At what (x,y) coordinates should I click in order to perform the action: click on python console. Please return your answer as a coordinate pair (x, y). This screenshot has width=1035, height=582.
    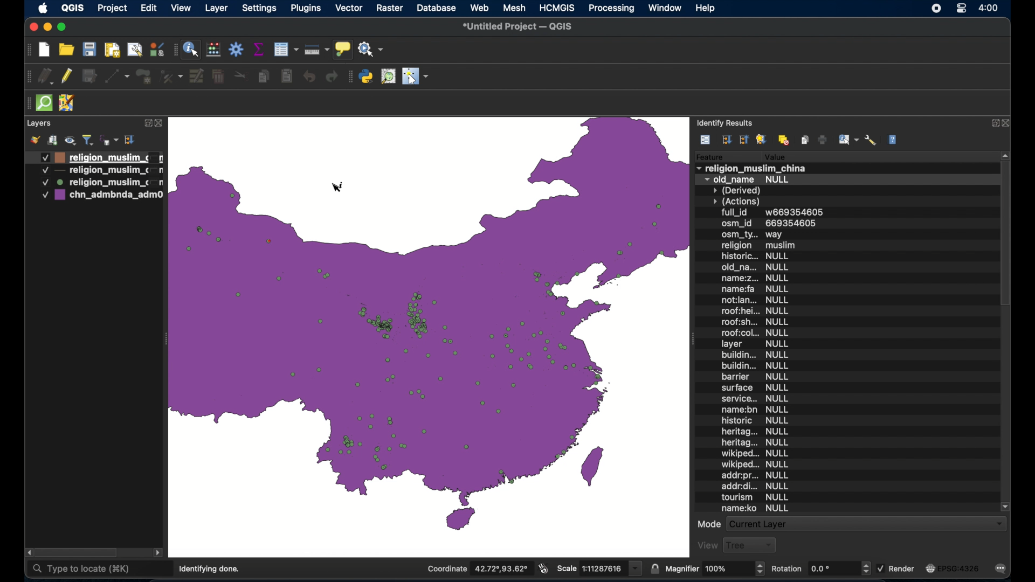
    Looking at the image, I should click on (367, 77).